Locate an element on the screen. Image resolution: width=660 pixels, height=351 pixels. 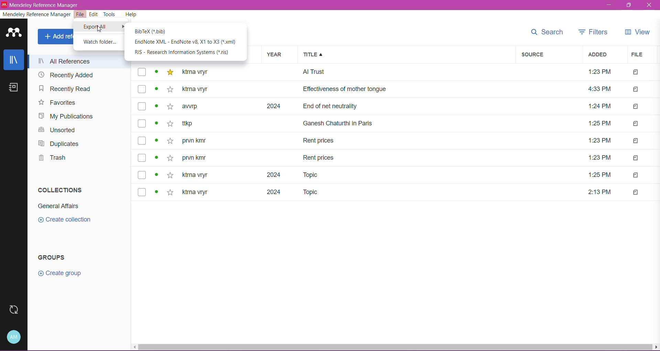
All References is located at coordinates (79, 61).